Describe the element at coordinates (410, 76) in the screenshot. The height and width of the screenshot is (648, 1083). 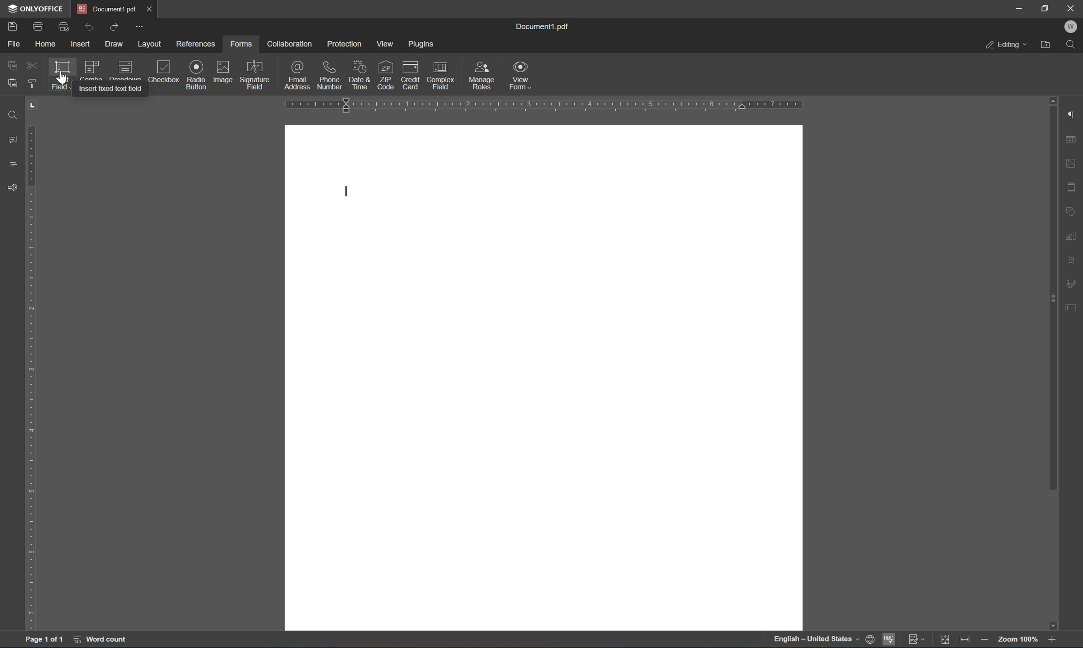
I see `credit card` at that location.